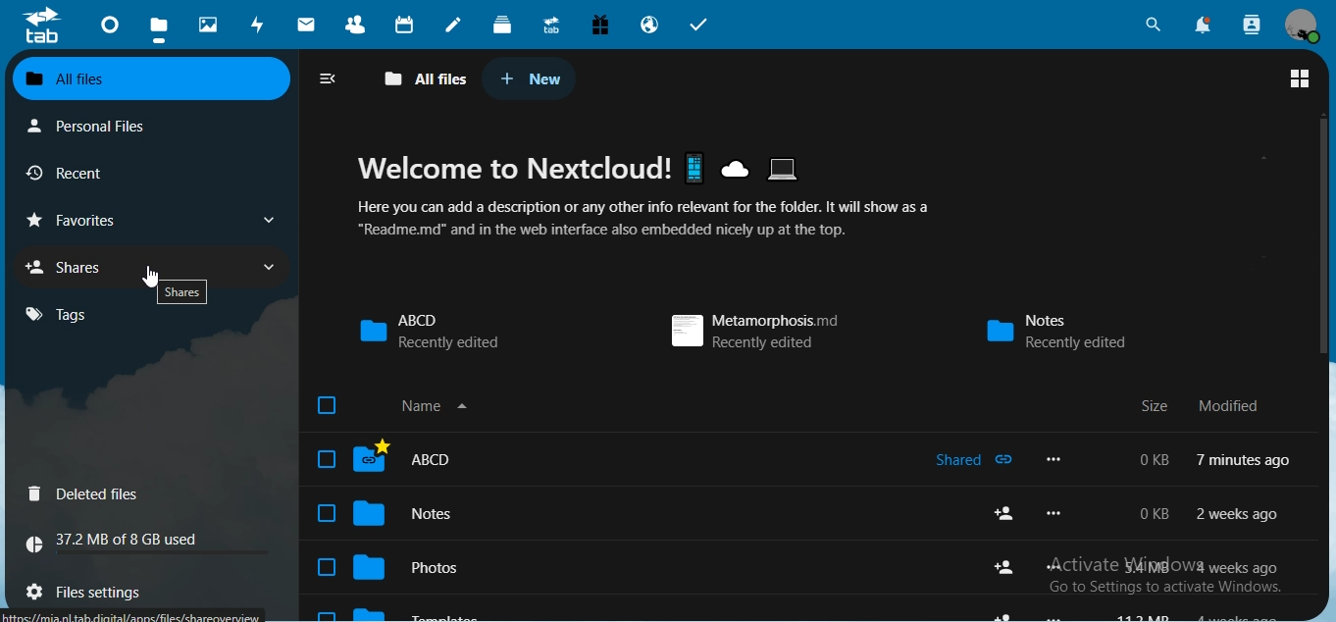 The width and height of the screenshot is (1336, 622). What do you see at coordinates (81, 221) in the screenshot?
I see `favourites` at bounding box center [81, 221].